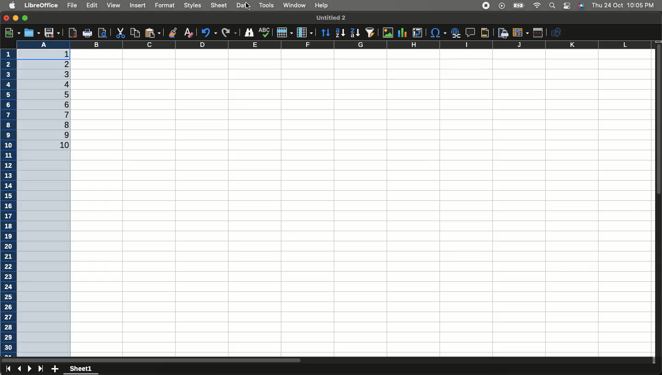 This screenshot has height=375, width=662. Describe the element at coordinates (232, 358) in the screenshot. I see ` Horizontal Scroll bar` at that location.